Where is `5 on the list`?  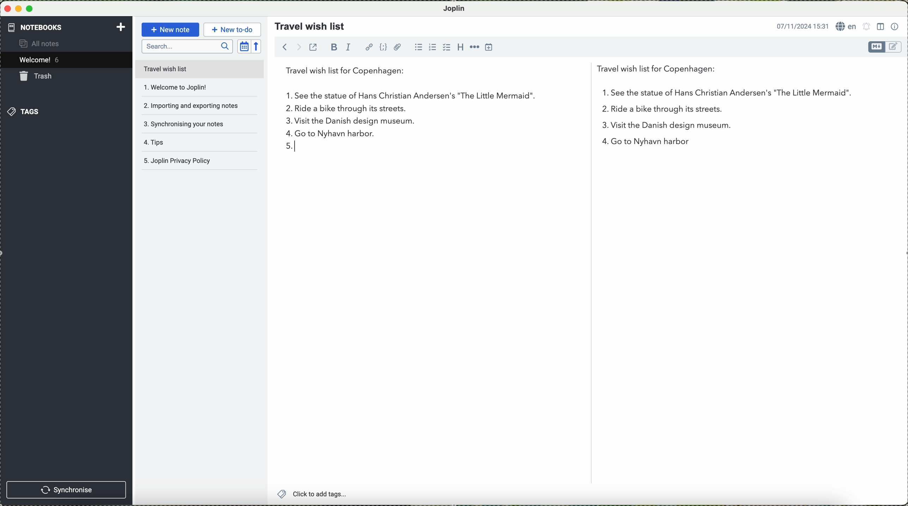
5 on the list is located at coordinates (291, 147).